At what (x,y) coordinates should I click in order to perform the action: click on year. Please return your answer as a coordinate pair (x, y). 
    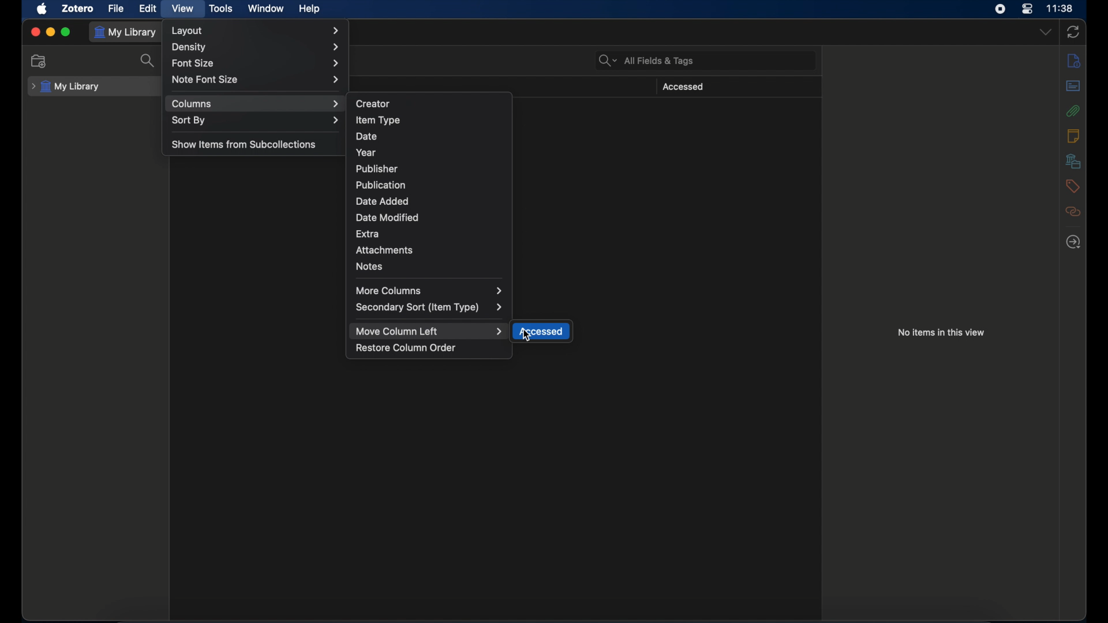
    Looking at the image, I should click on (366, 152).